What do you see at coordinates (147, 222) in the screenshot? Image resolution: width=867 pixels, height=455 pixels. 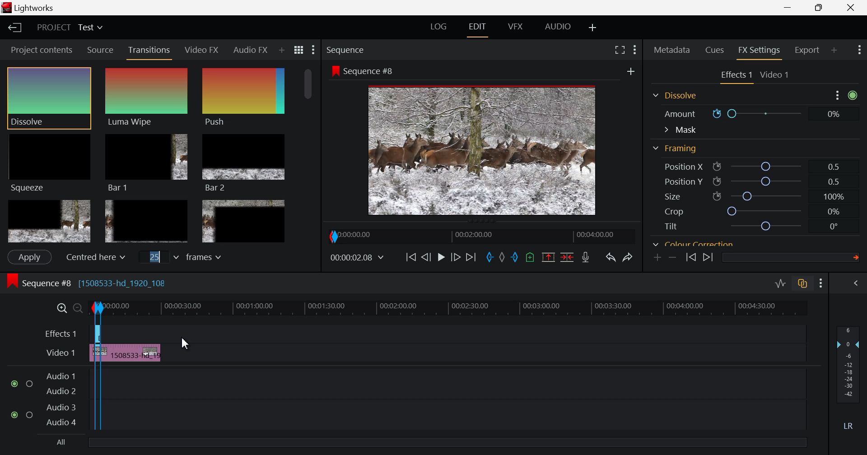 I see `Box 5` at bounding box center [147, 222].